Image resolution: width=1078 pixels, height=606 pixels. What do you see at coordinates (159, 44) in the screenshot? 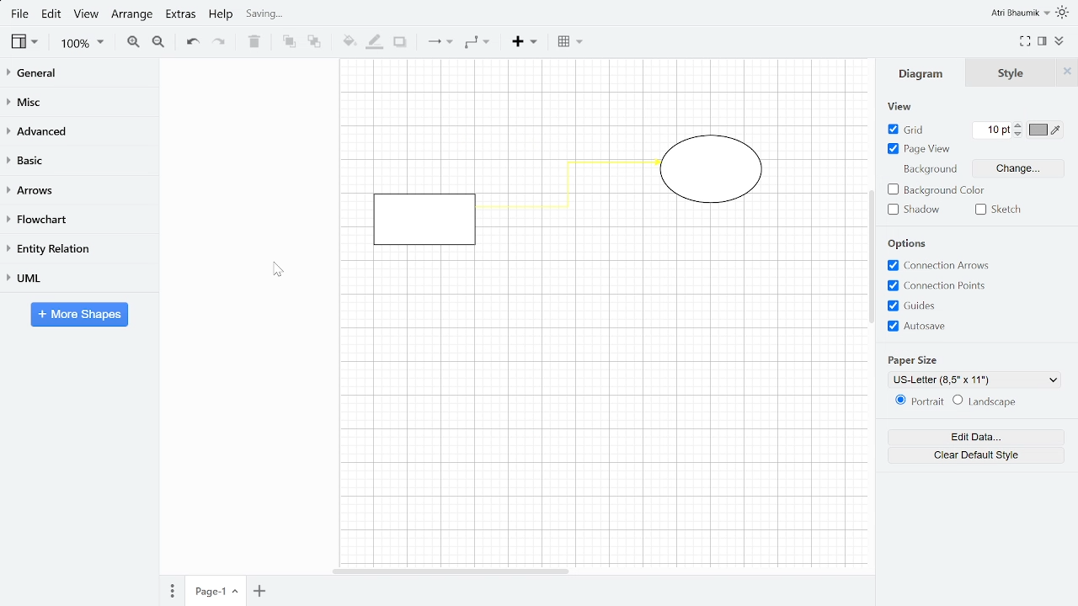
I see `Zoom out` at bounding box center [159, 44].